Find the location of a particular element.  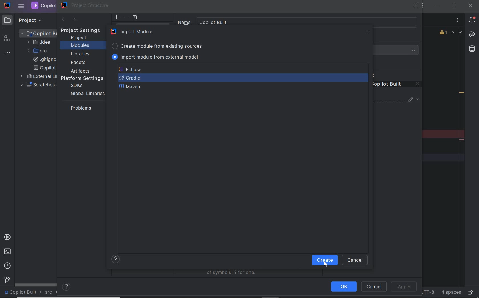

make file ready only is located at coordinates (470, 292).